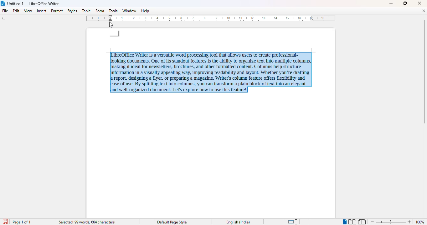 The height and width of the screenshot is (225, 427). What do you see at coordinates (113, 11) in the screenshot?
I see `tools` at bounding box center [113, 11].